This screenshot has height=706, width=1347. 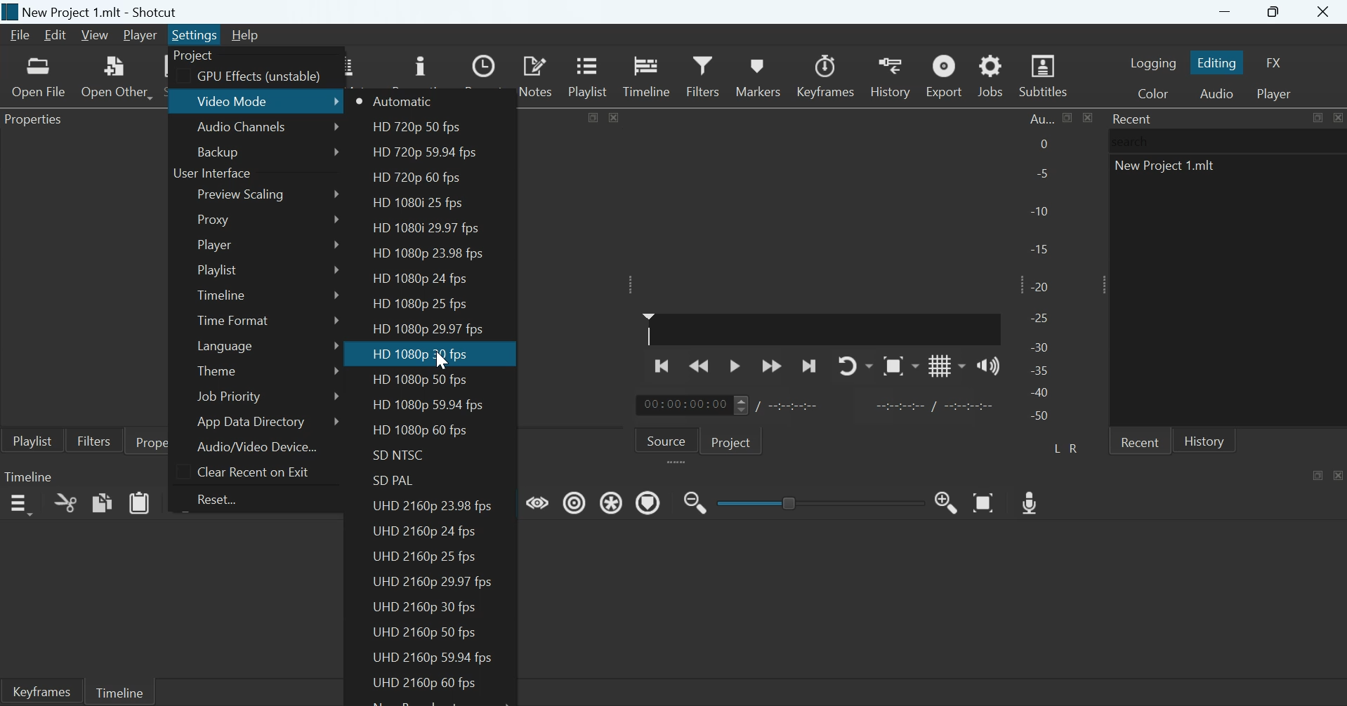 What do you see at coordinates (432, 404) in the screenshot?
I see `HD 1080p 59.94 fps` at bounding box center [432, 404].